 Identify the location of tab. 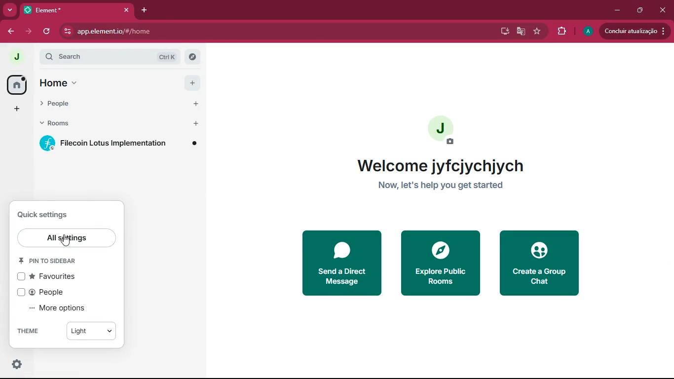
(77, 10).